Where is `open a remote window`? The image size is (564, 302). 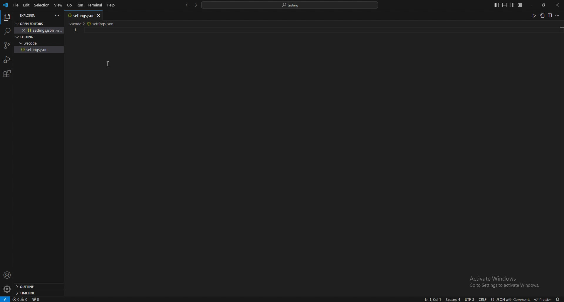 open a remote window is located at coordinates (5, 299).